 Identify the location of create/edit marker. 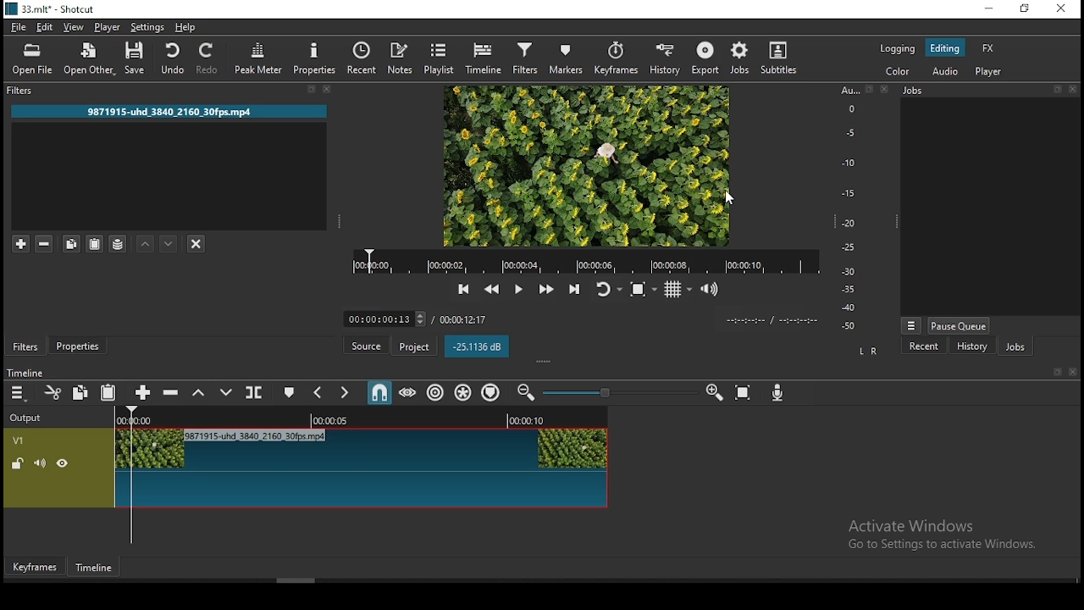
(290, 393).